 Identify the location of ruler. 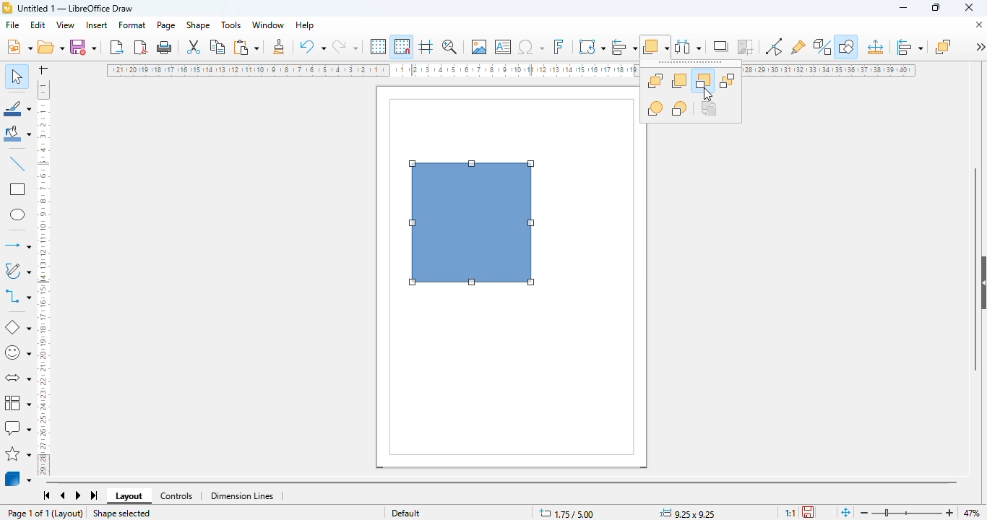
(372, 70).